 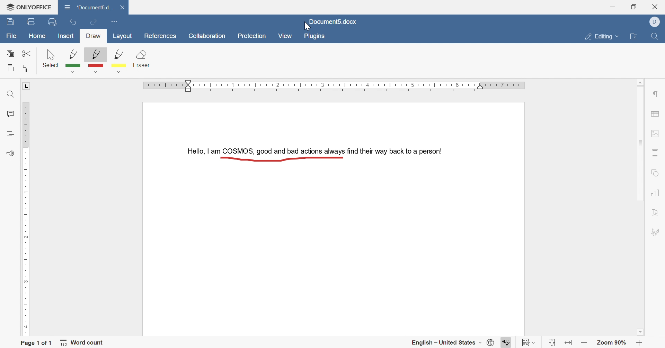 What do you see at coordinates (612, 343) in the screenshot?
I see `zoom 90%` at bounding box center [612, 343].